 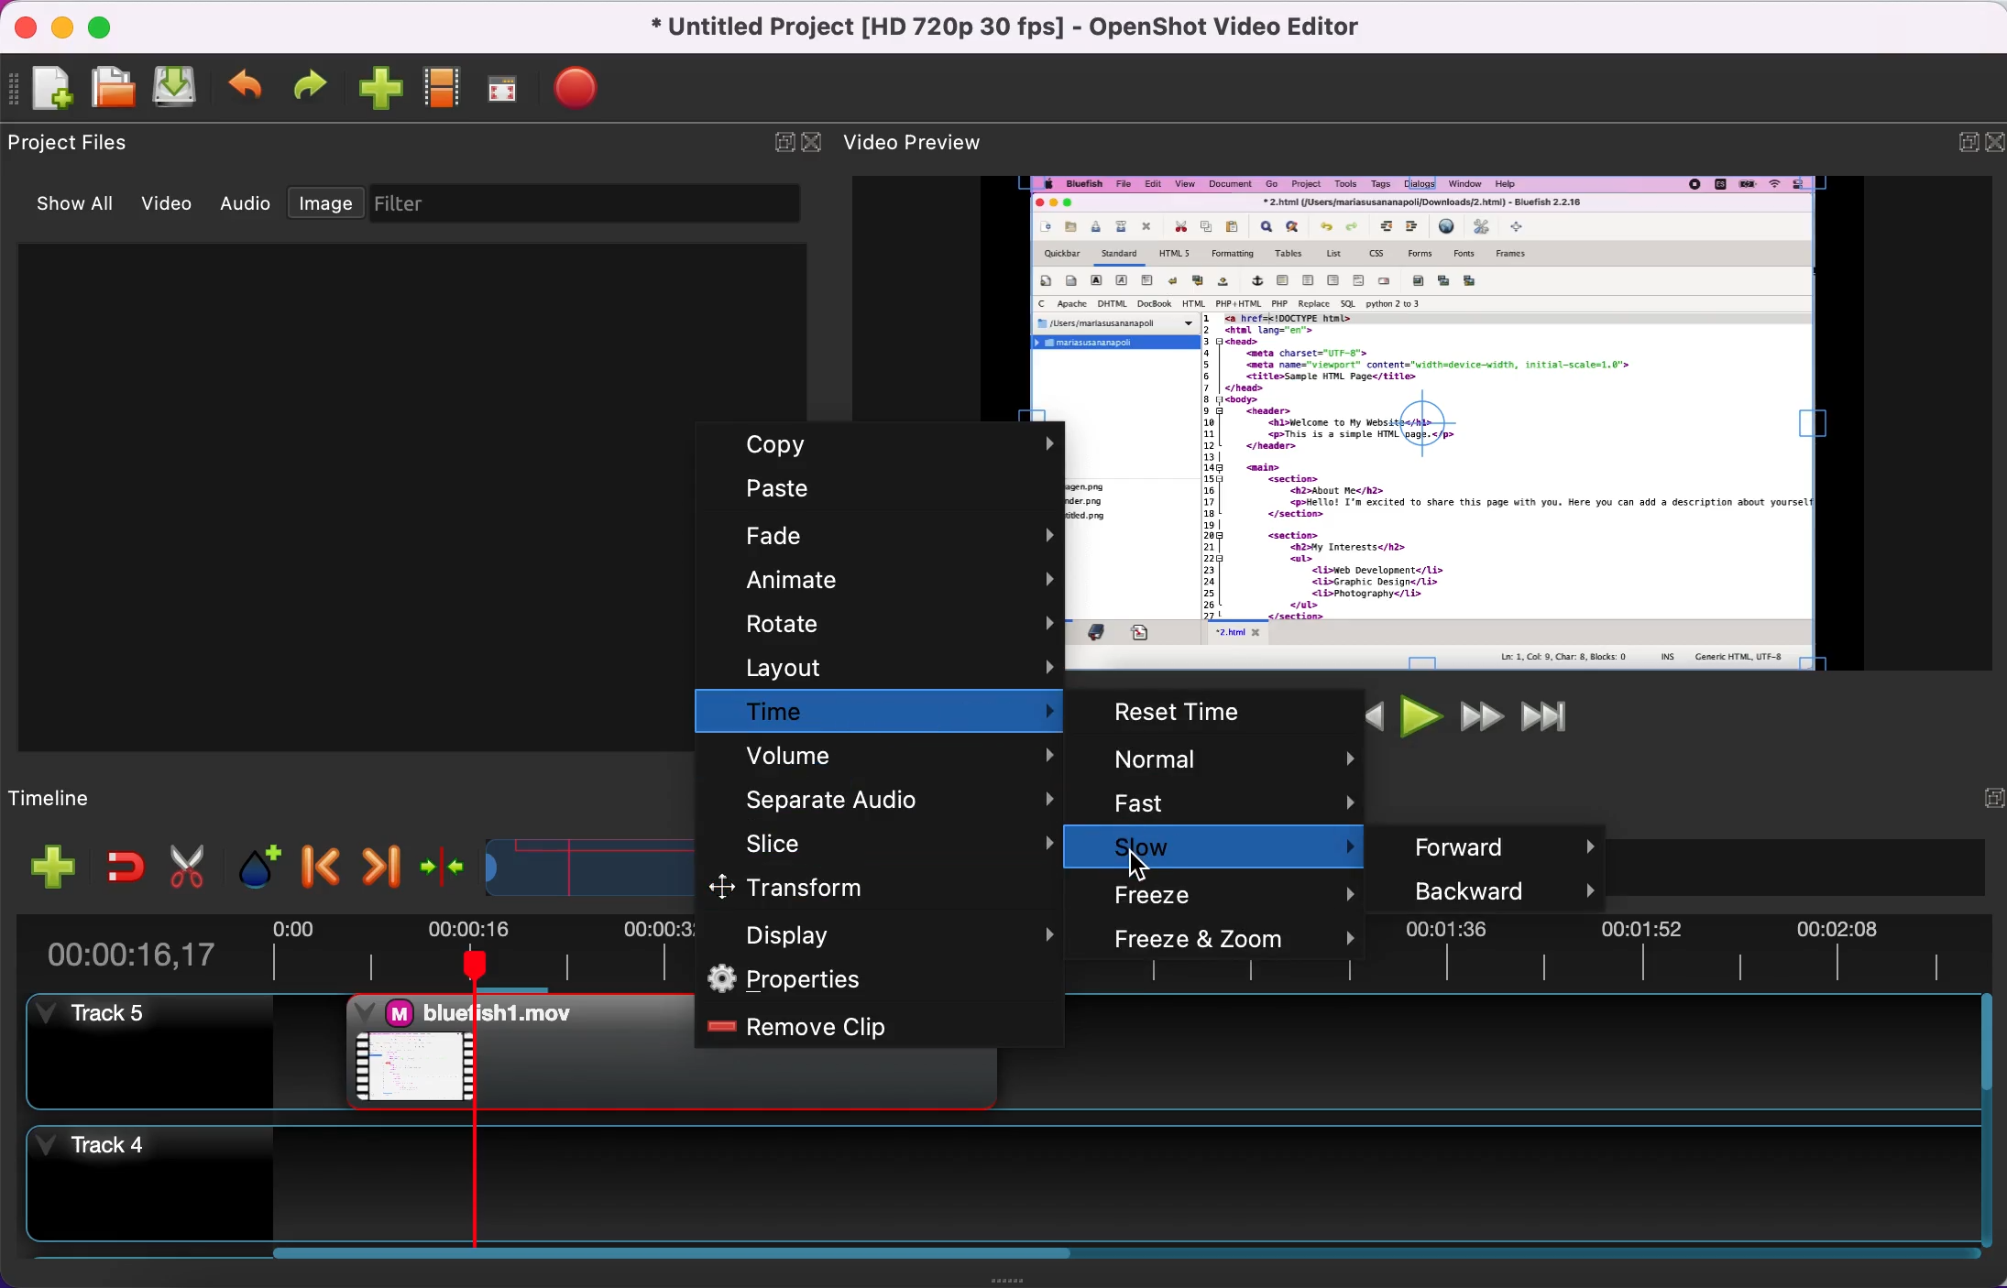 What do you see at coordinates (180, 86) in the screenshot?
I see `save project` at bounding box center [180, 86].